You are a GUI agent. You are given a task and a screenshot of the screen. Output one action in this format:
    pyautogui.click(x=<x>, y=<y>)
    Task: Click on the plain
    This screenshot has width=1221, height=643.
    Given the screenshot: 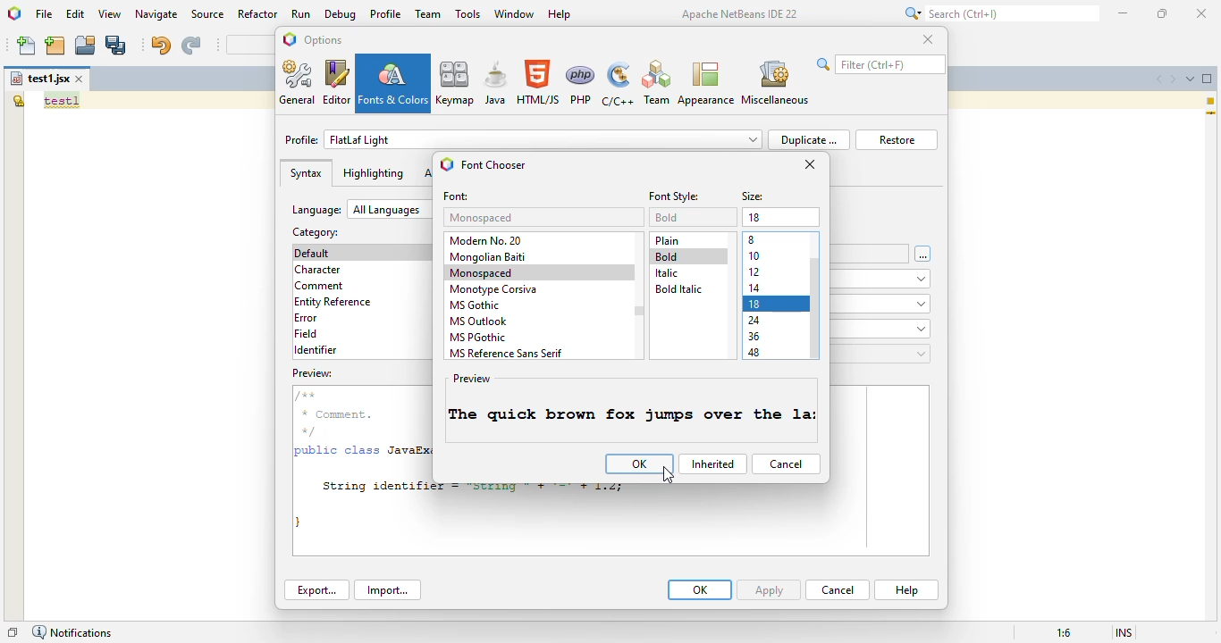 What is the action you would take?
    pyautogui.click(x=667, y=217)
    